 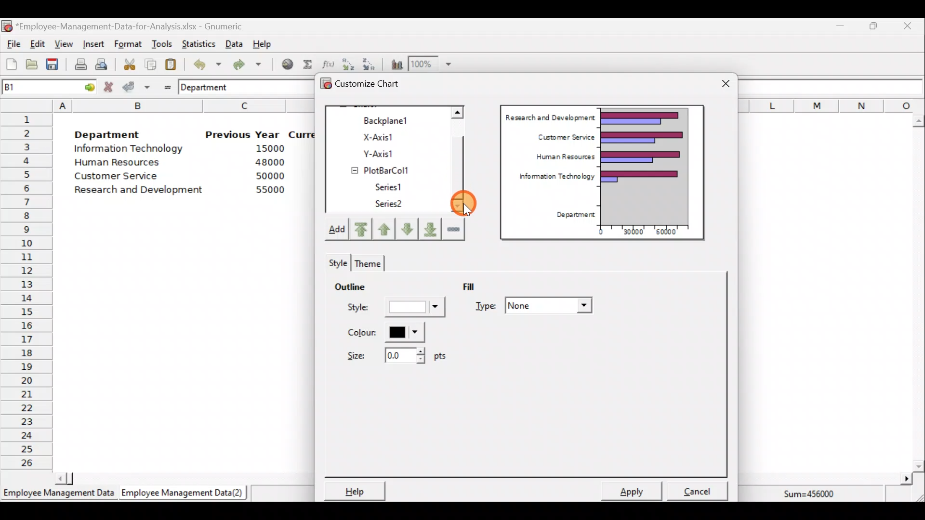 What do you see at coordinates (431, 228) in the screenshot?
I see `Move downward` at bounding box center [431, 228].